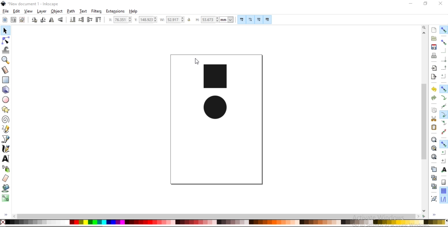  What do you see at coordinates (60, 20) in the screenshot?
I see `flip vertical` at bounding box center [60, 20].